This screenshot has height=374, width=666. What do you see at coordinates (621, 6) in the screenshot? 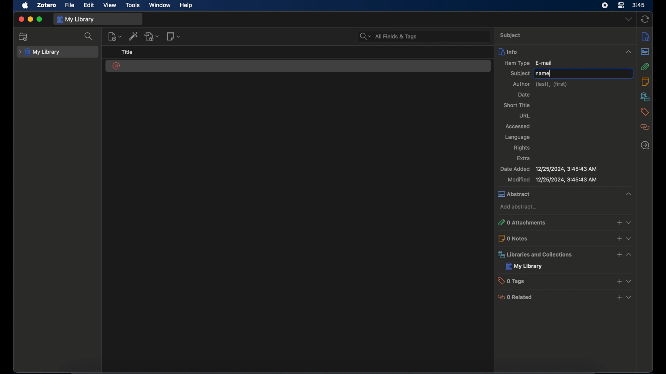
I see `control center` at bounding box center [621, 6].